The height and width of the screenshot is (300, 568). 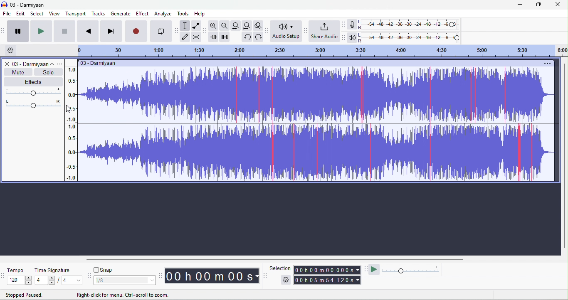 What do you see at coordinates (215, 37) in the screenshot?
I see `trim outside selection` at bounding box center [215, 37].